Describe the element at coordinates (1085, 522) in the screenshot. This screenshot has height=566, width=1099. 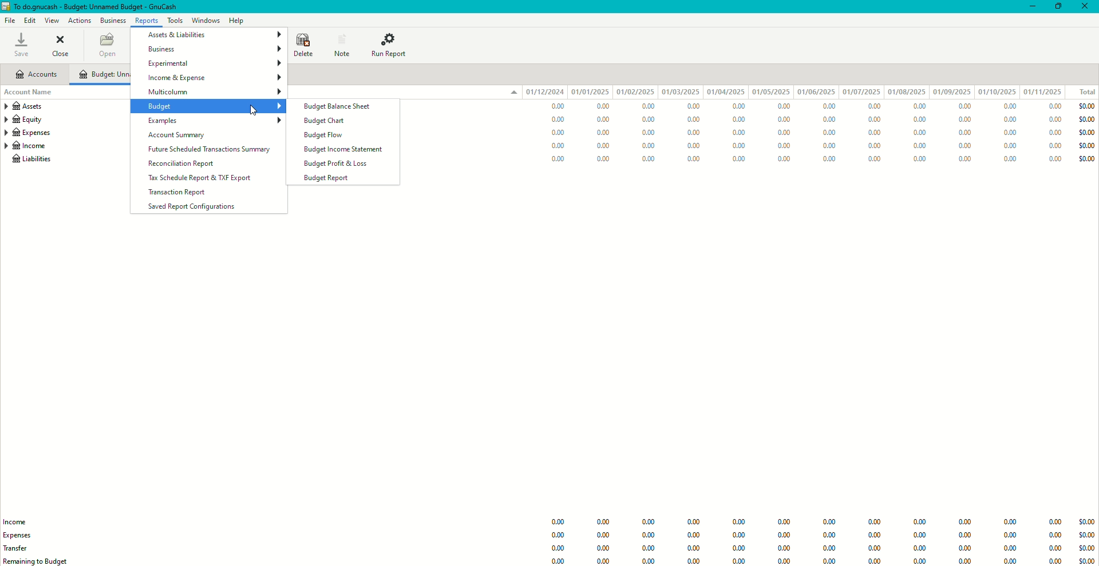
I see `$0.00` at that location.